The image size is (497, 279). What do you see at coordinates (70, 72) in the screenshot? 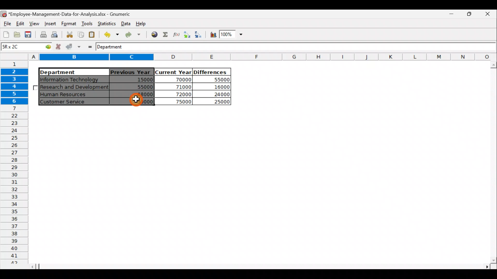
I see `Department` at bounding box center [70, 72].